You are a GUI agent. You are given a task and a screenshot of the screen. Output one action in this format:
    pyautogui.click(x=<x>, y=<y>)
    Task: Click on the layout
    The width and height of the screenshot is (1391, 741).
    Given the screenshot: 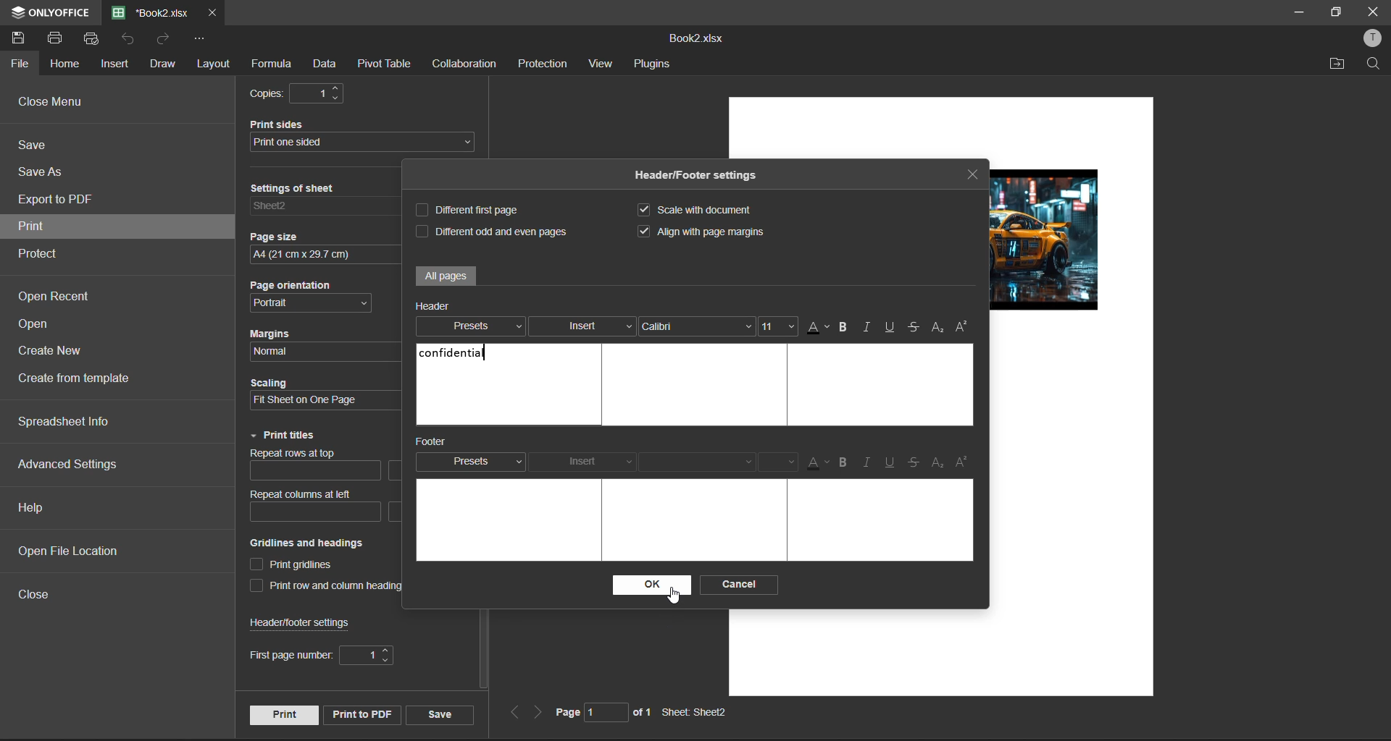 What is the action you would take?
    pyautogui.click(x=216, y=64)
    